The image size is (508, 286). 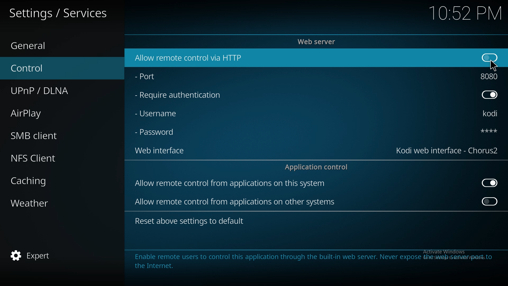 I want to click on control, so click(x=54, y=68).